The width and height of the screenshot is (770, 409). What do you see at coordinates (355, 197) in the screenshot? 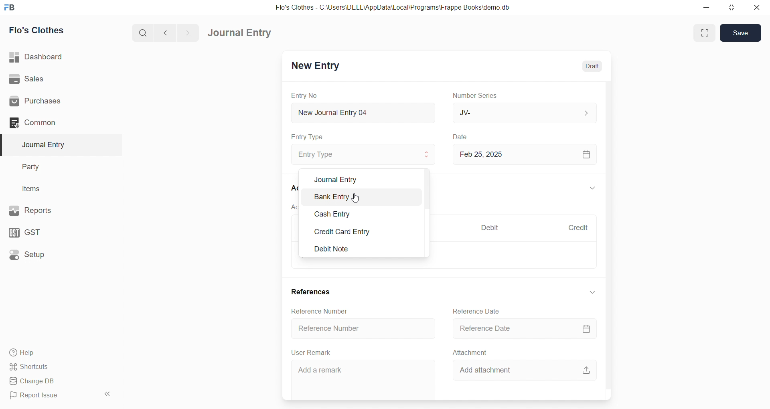
I see `cursor` at bounding box center [355, 197].